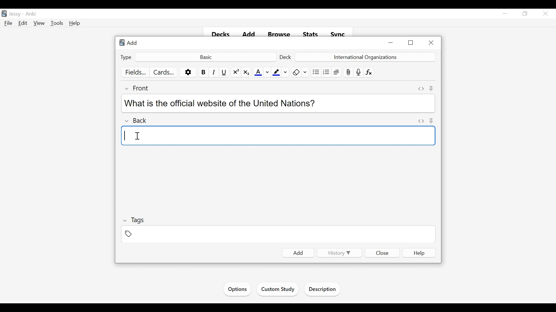  I want to click on Selecting Formatting to Remove, so click(305, 72).